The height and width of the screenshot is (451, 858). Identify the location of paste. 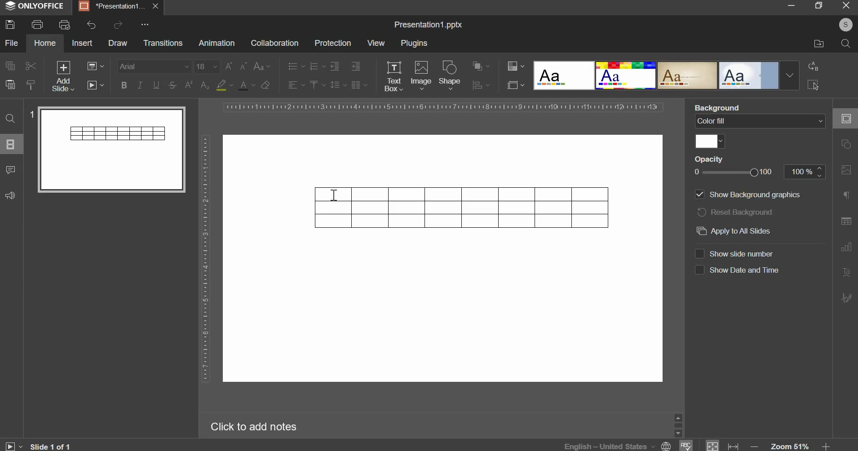
(10, 84).